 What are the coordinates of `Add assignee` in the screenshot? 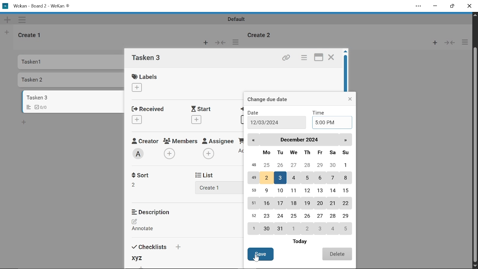 It's located at (208, 154).